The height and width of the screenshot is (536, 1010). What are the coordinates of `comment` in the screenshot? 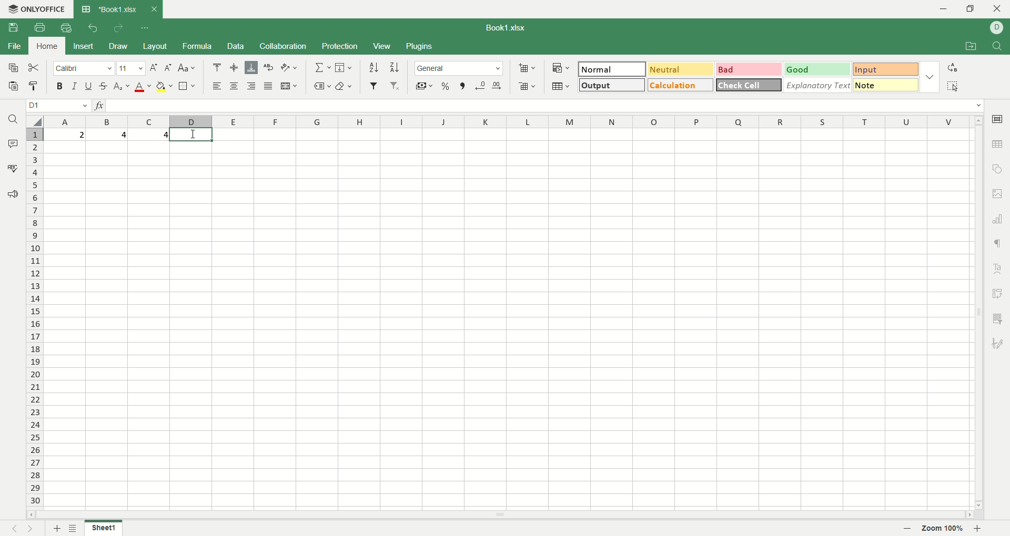 It's located at (13, 143).